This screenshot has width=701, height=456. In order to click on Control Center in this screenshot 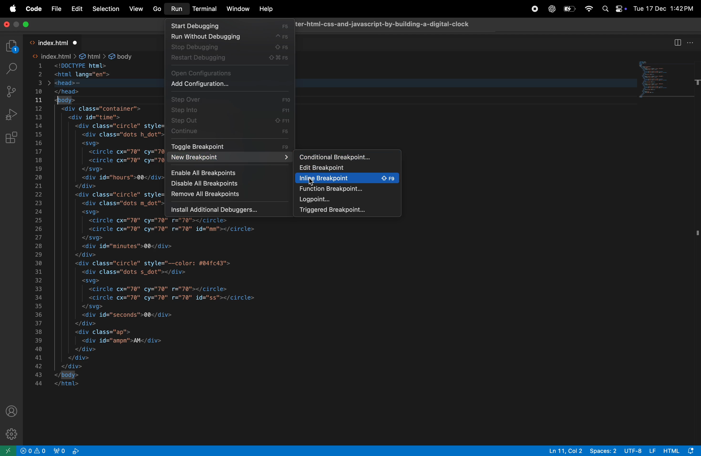, I will do `click(620, 7)`.